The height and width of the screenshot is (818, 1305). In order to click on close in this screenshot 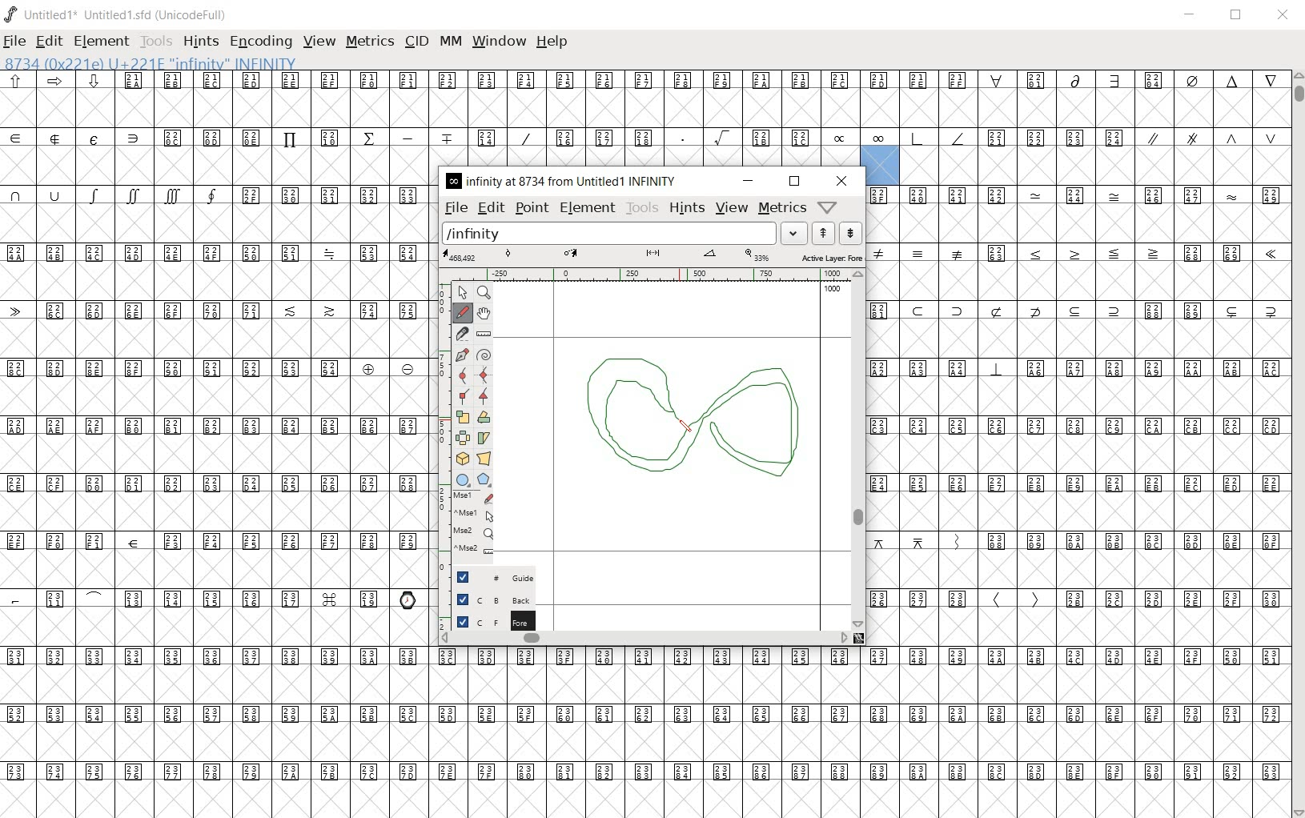, I will do `click(843, 181)`.